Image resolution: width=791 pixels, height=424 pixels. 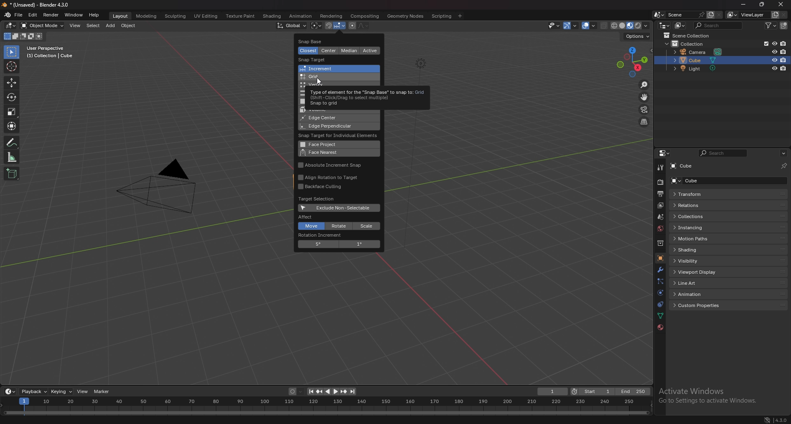 I want to click on absolute increment snap, so click(x=332, y=165).